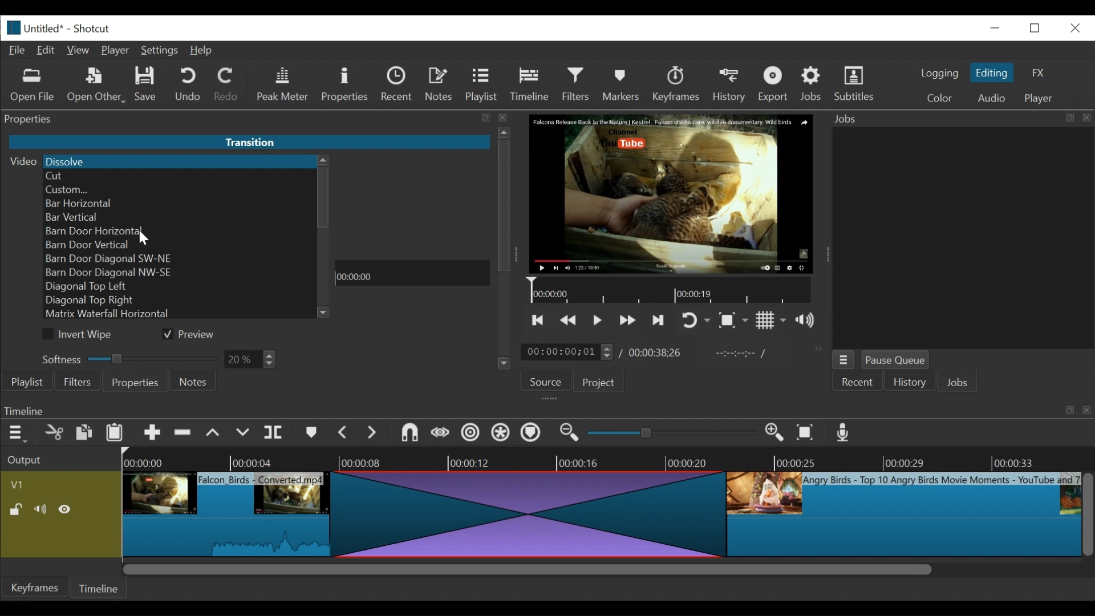  What do you see at coordinates (411, 434) in the screenshot?
I see `snap` at bounding box center [411, 434].